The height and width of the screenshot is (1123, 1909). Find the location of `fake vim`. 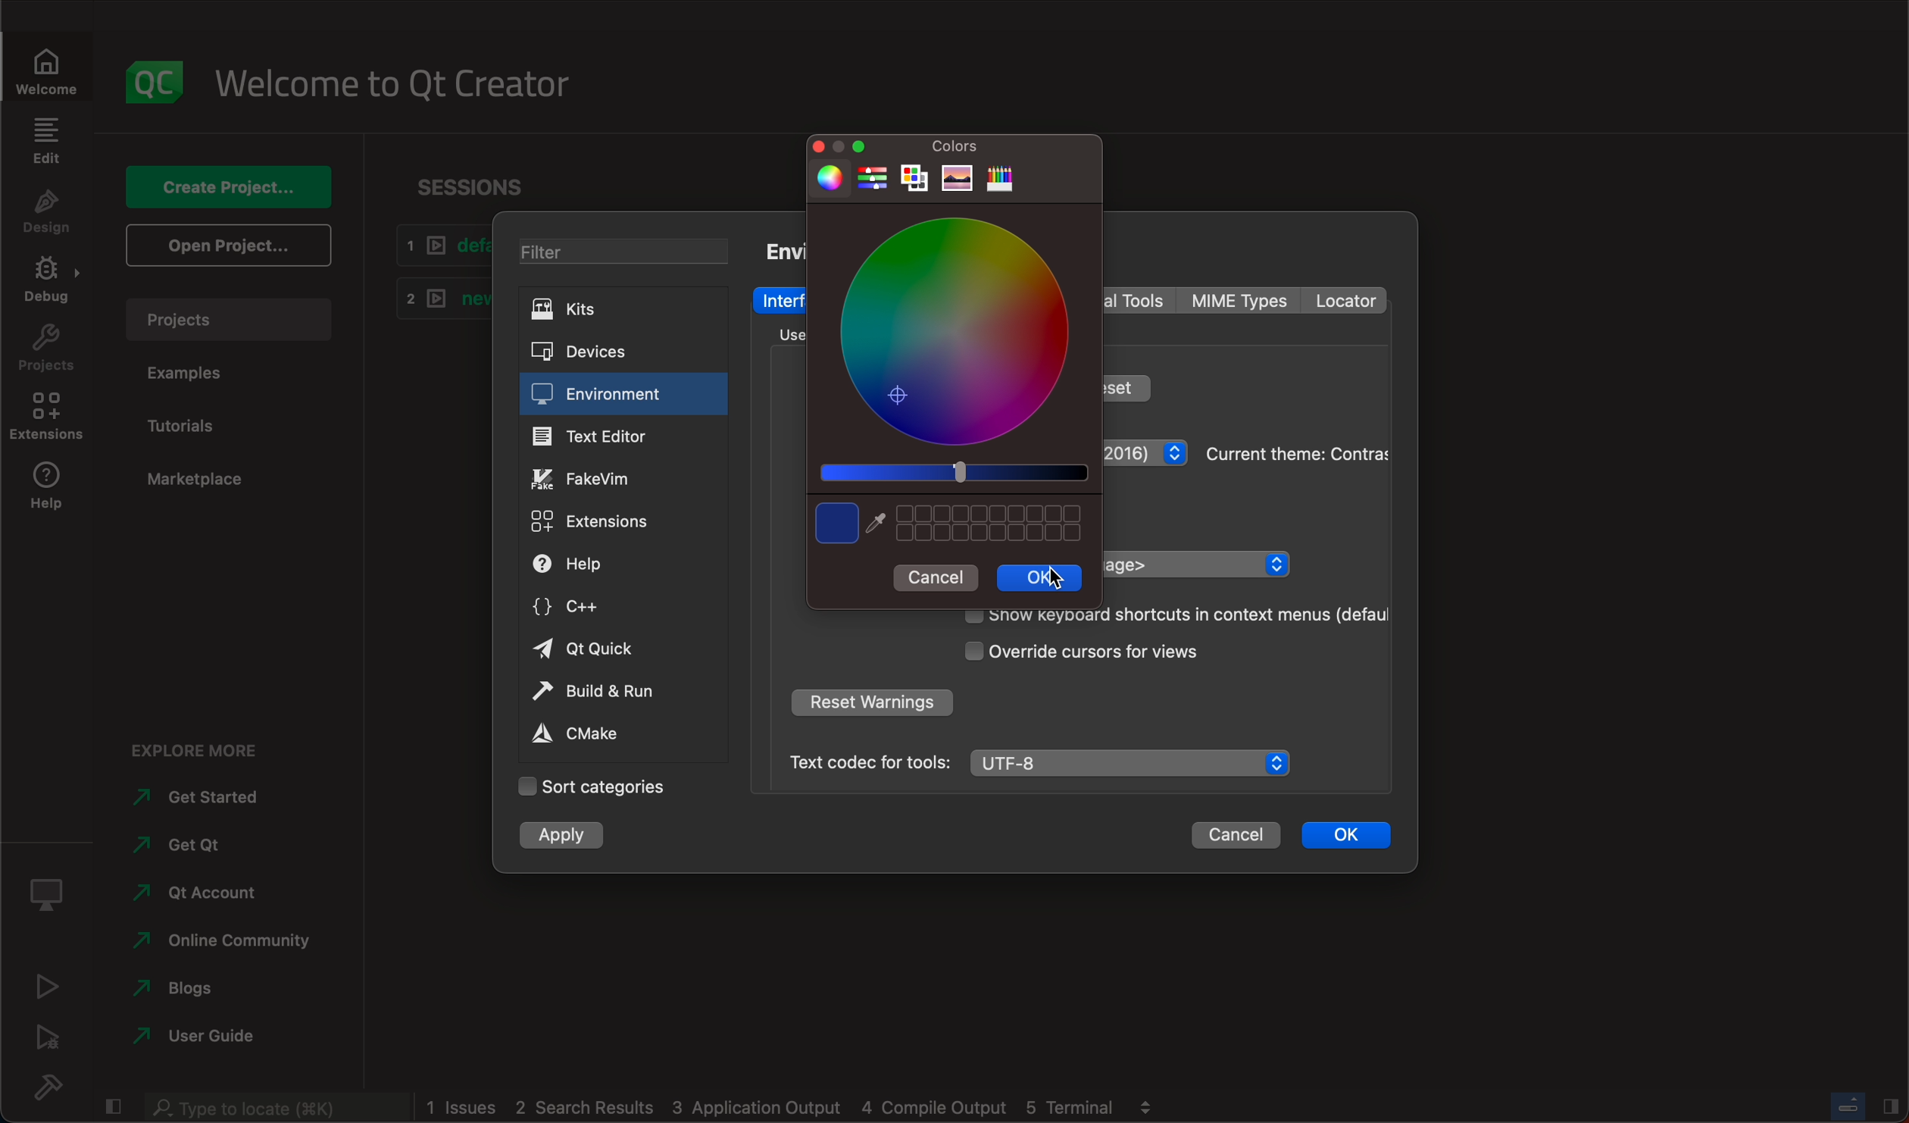

fake vim is located at coordinates (622, 477).